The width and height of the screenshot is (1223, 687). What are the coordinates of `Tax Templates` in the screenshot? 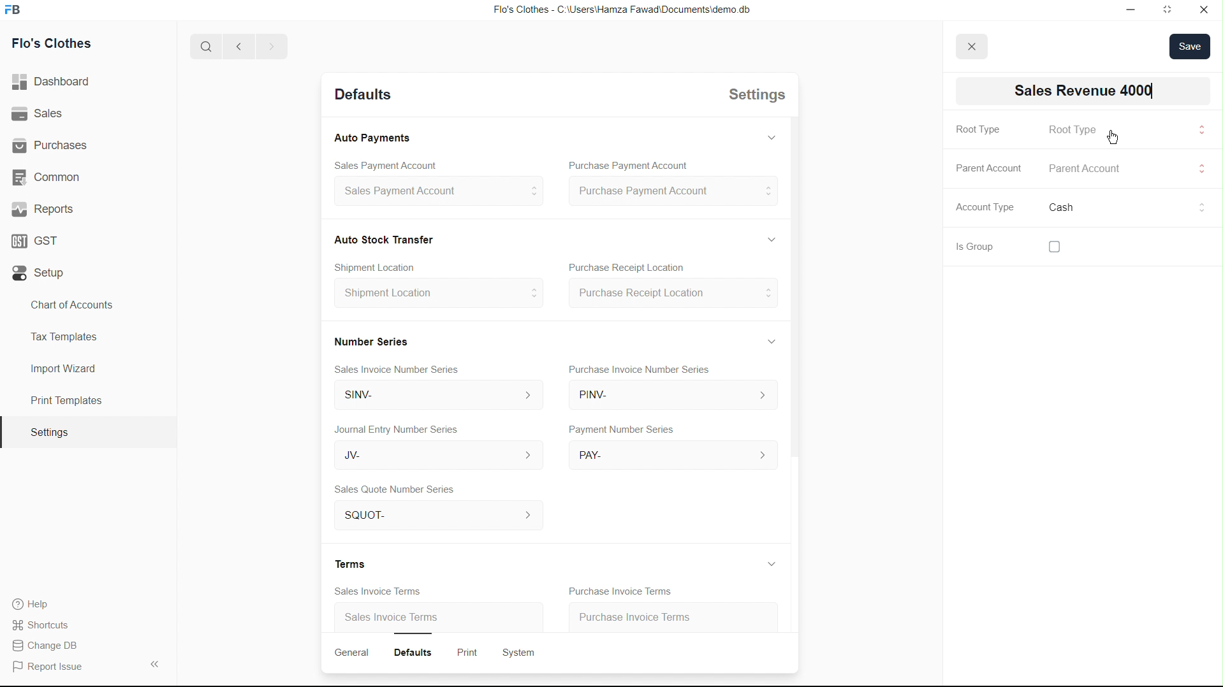 It's located at (61, 335).